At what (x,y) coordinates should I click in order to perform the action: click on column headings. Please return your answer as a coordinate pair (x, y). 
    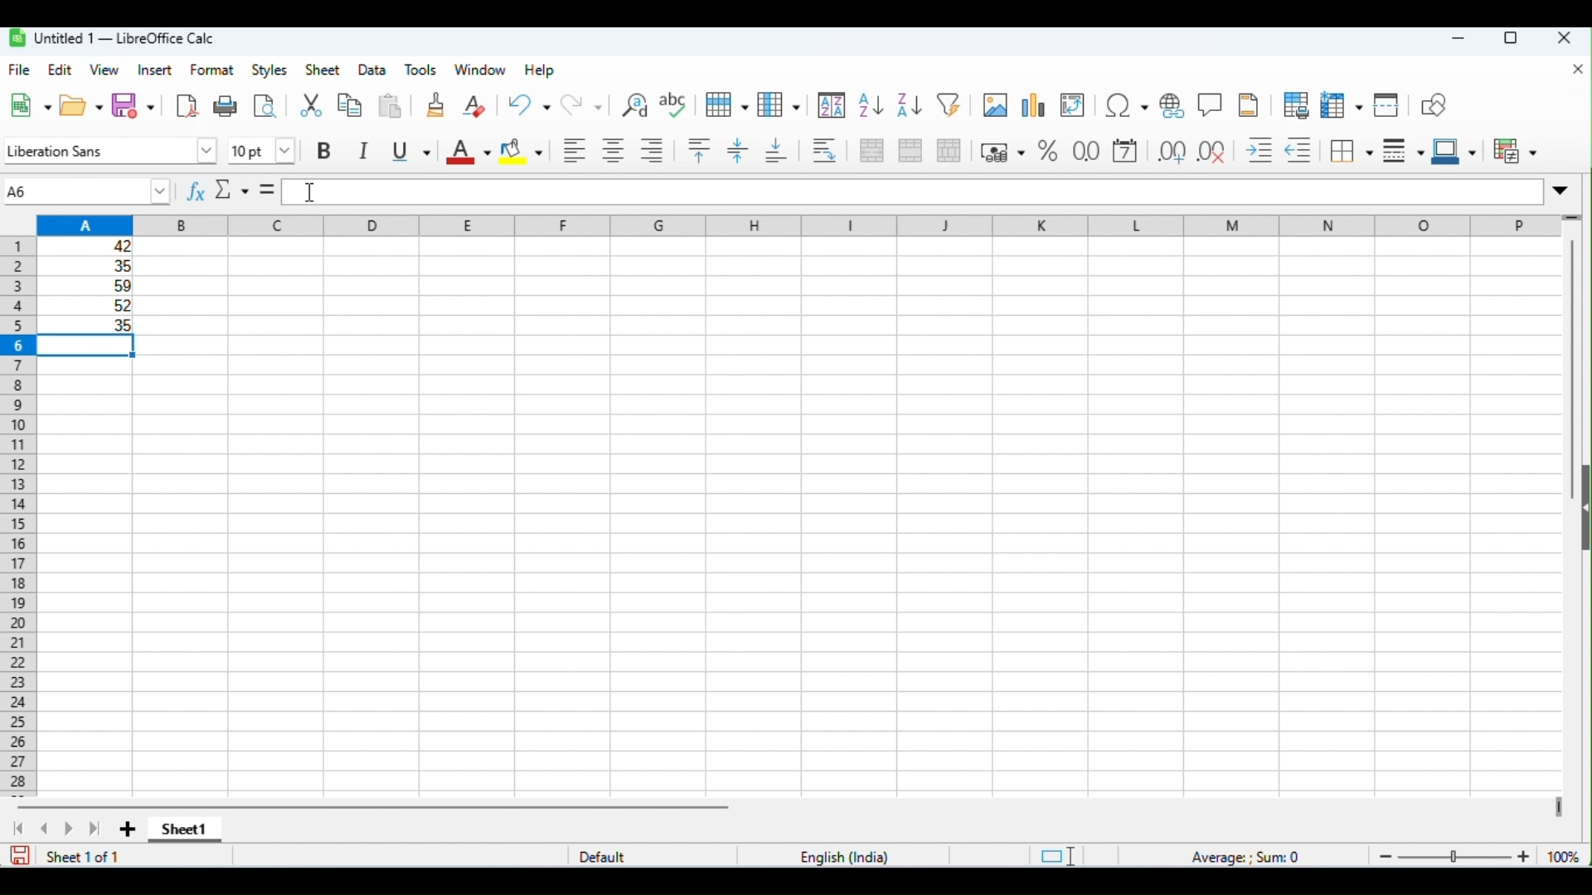
    Looking at the image, I should click on (795, 223).